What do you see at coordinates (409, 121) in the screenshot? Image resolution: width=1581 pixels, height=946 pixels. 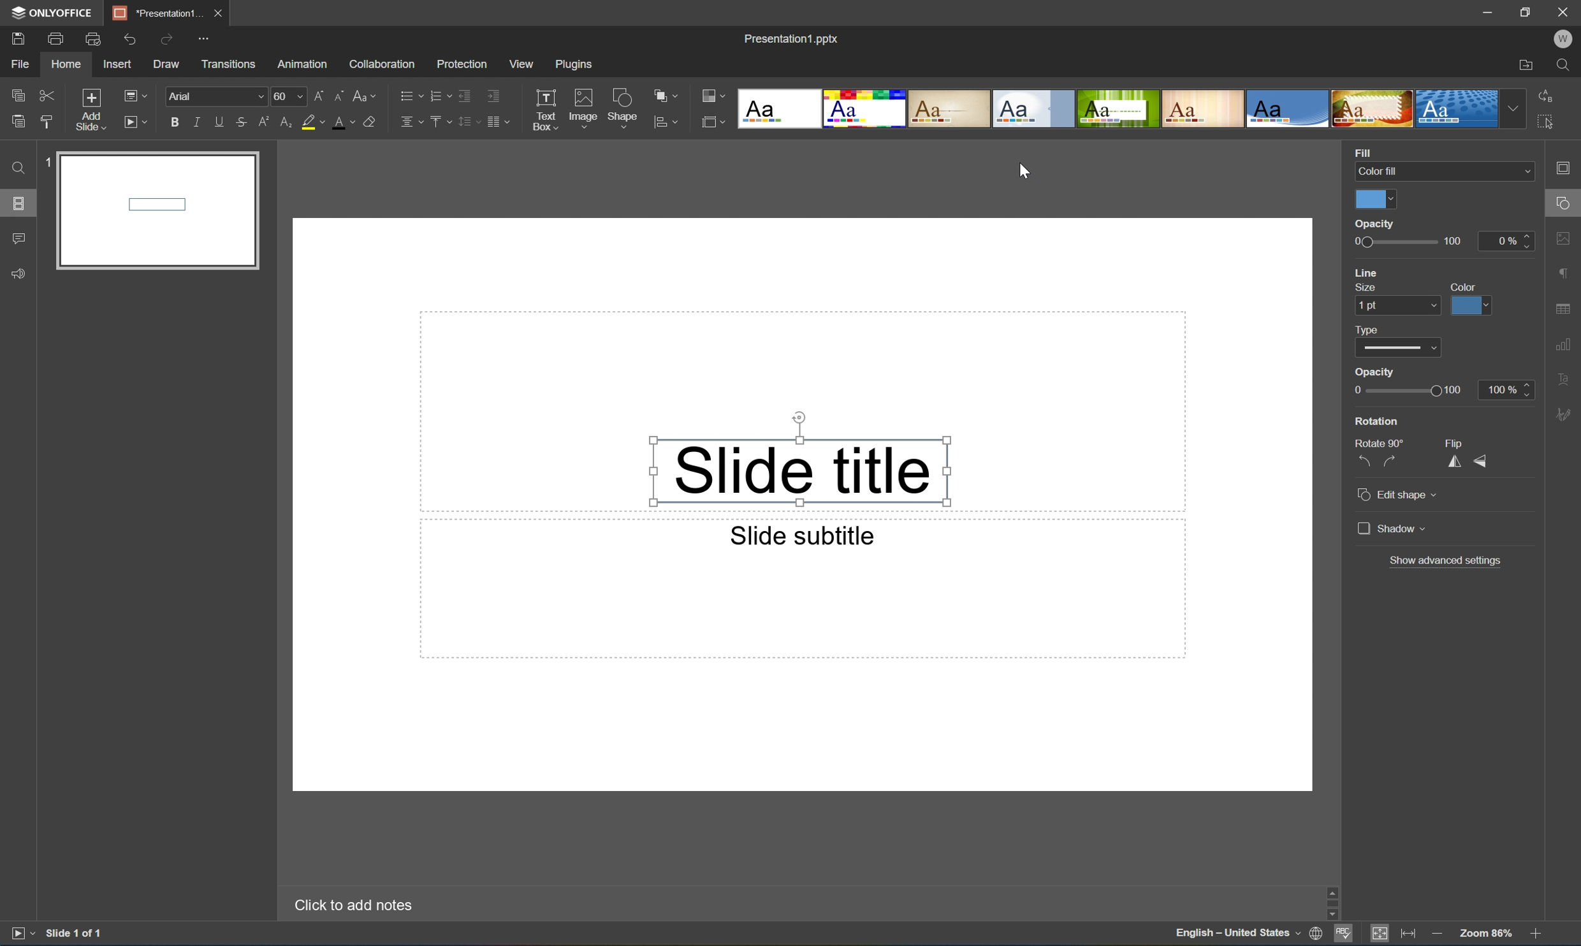 I see `Horizontally align` at bounding box center [409, 121].